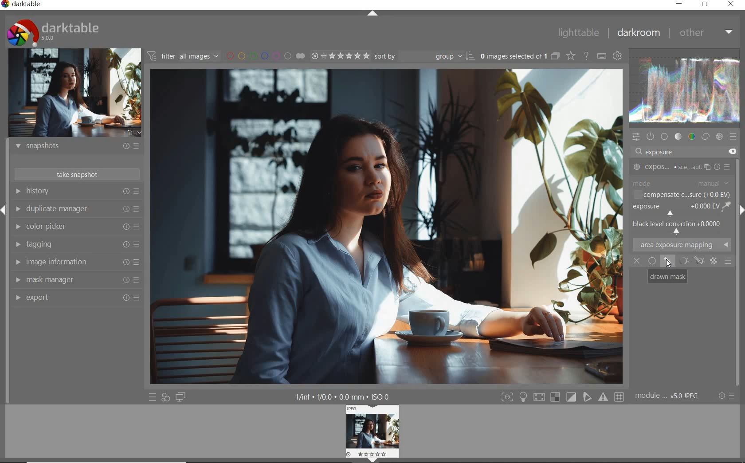 This screenshot has height=463, width=745. Describe the element at coordinates (636, 262) in the screenshot. I see `OFF` at that location.